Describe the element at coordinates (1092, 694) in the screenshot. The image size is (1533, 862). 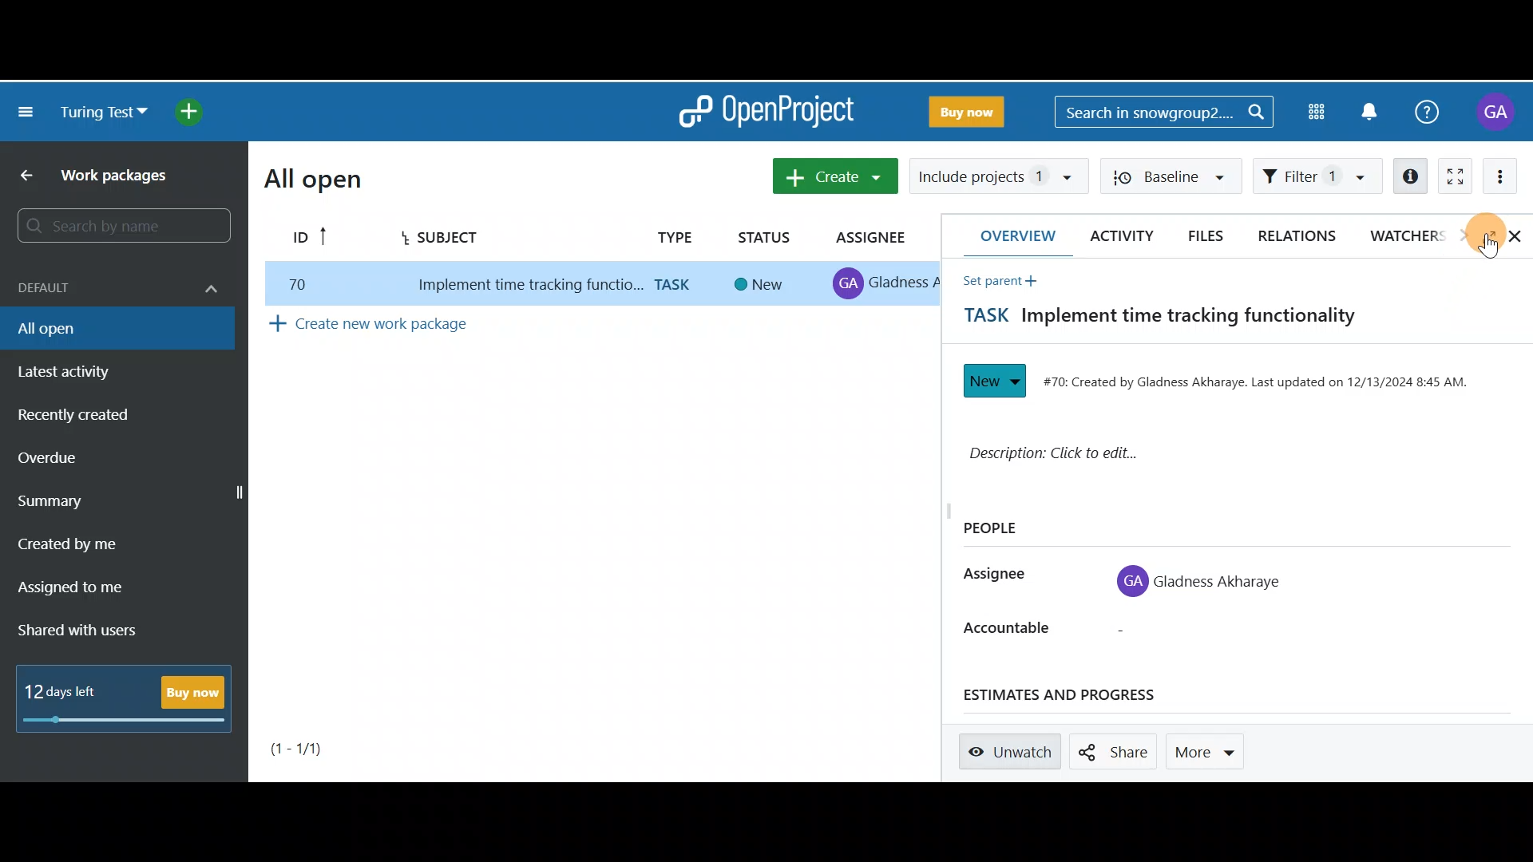
I see `Estimates and progress` at that location.